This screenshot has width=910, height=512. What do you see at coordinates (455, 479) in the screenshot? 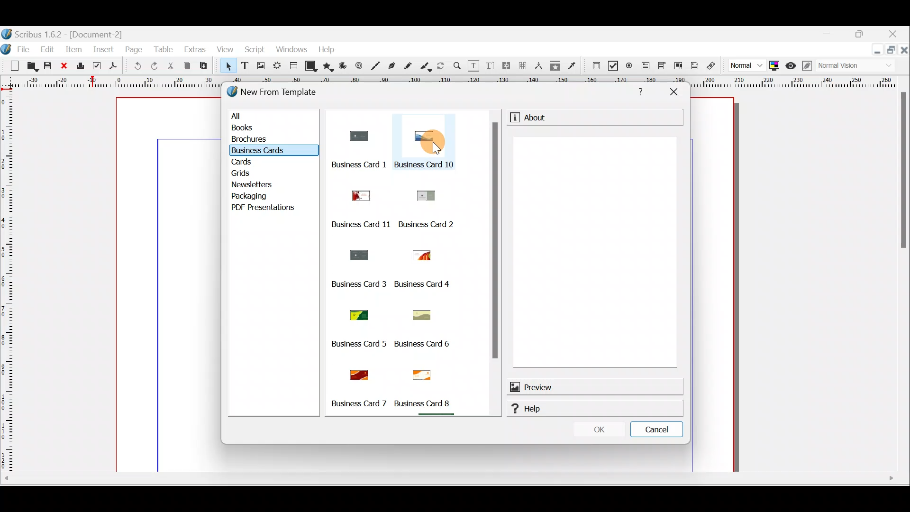
I see `Scroll bar` at bounding box center [455, 479].